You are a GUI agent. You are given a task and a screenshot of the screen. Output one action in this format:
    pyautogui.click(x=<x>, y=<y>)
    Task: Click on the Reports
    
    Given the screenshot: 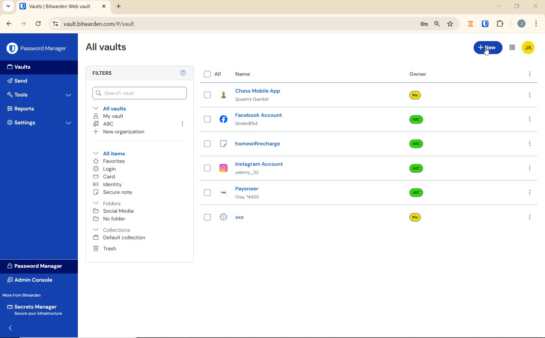 What is the action you would take?
    pyautogui.click(x=25, y=108)
    